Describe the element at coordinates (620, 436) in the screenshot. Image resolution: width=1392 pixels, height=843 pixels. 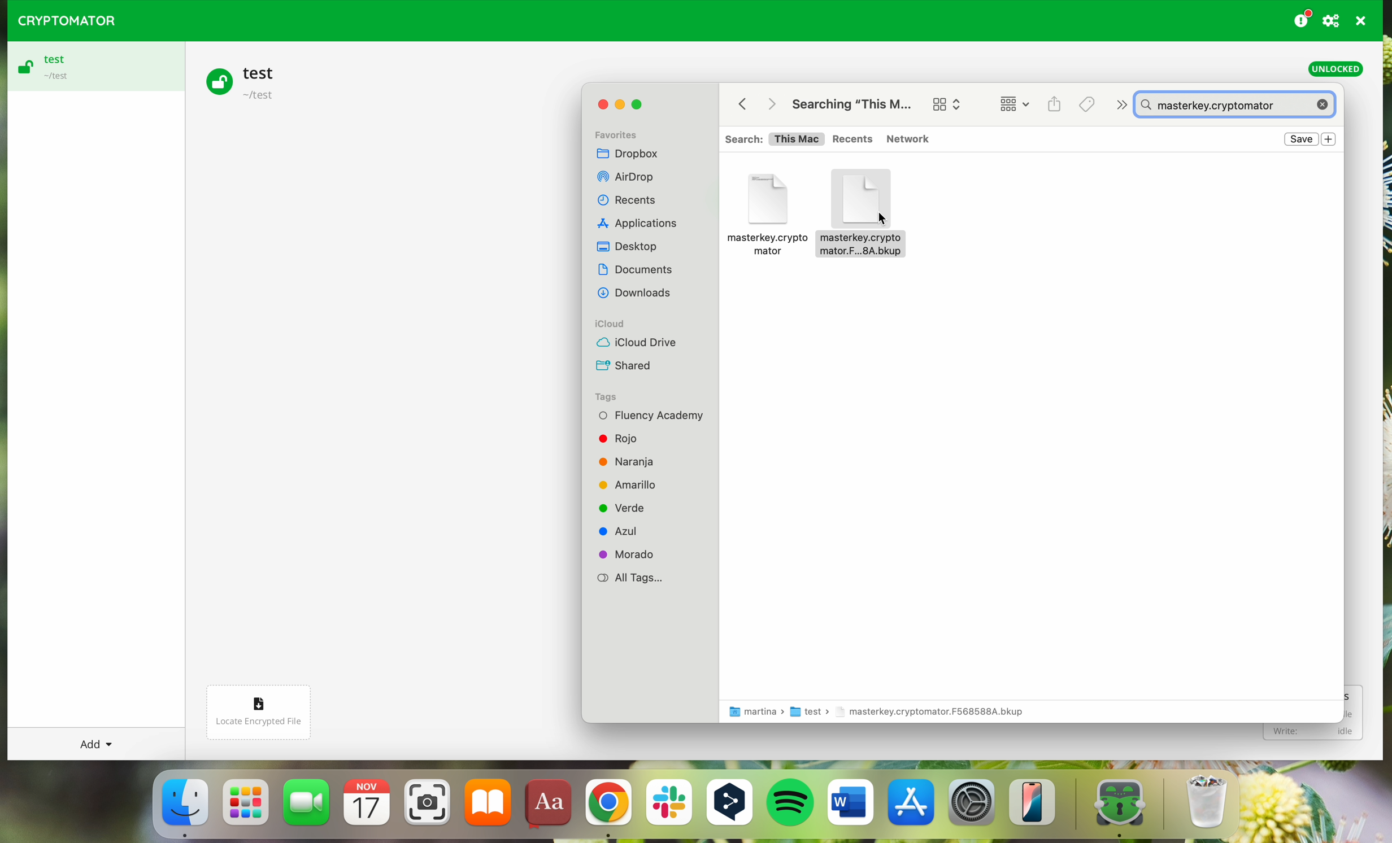
I see `Rojo` at that location.